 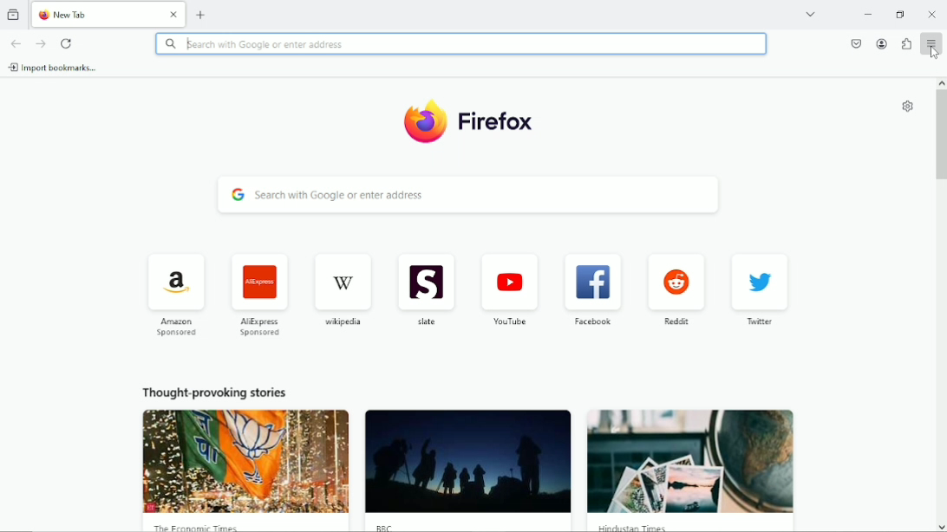 What do you see at coordinates (54, 67) in the screenshot?
I see `import bookmarks` at bounding box center [54, 67].